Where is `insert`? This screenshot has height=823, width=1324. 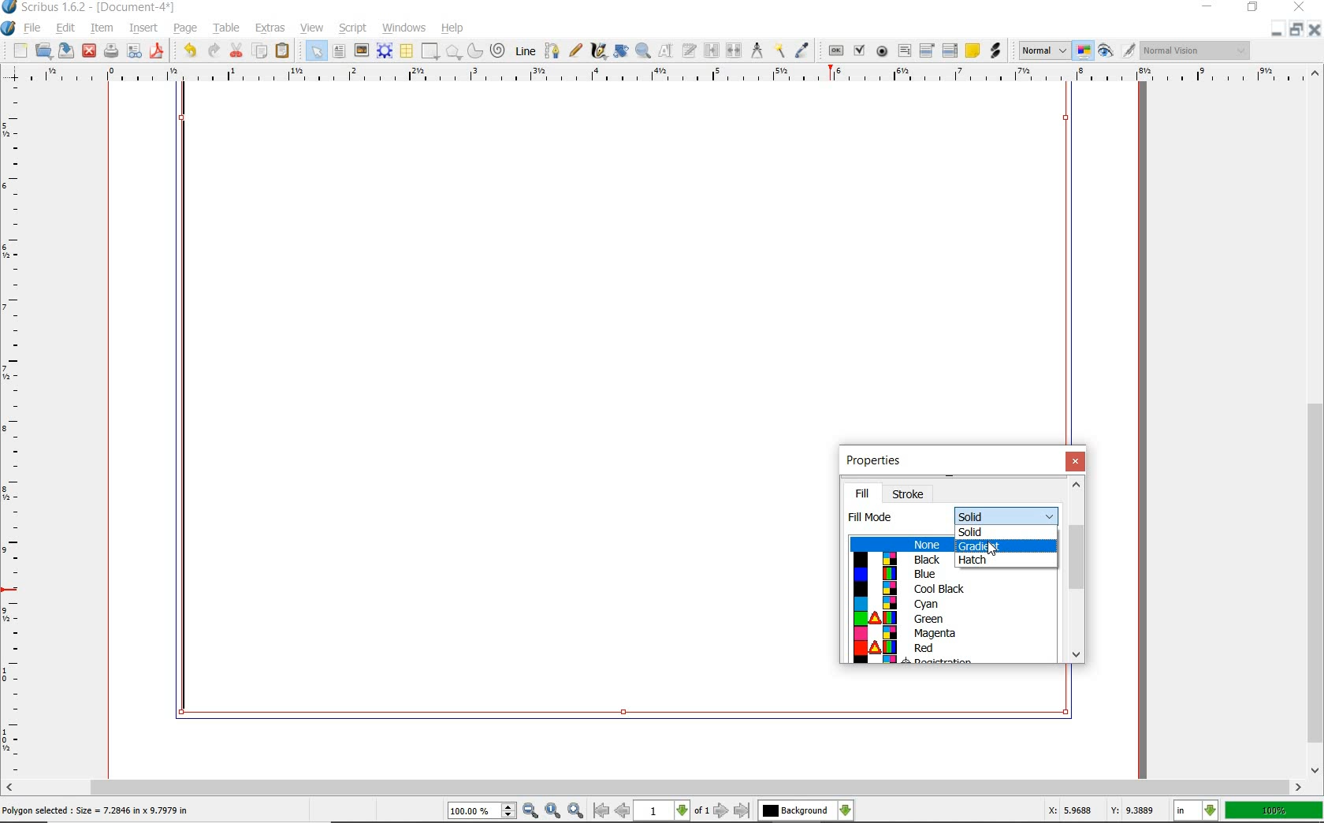 insert is located at coordinates (143, 28).